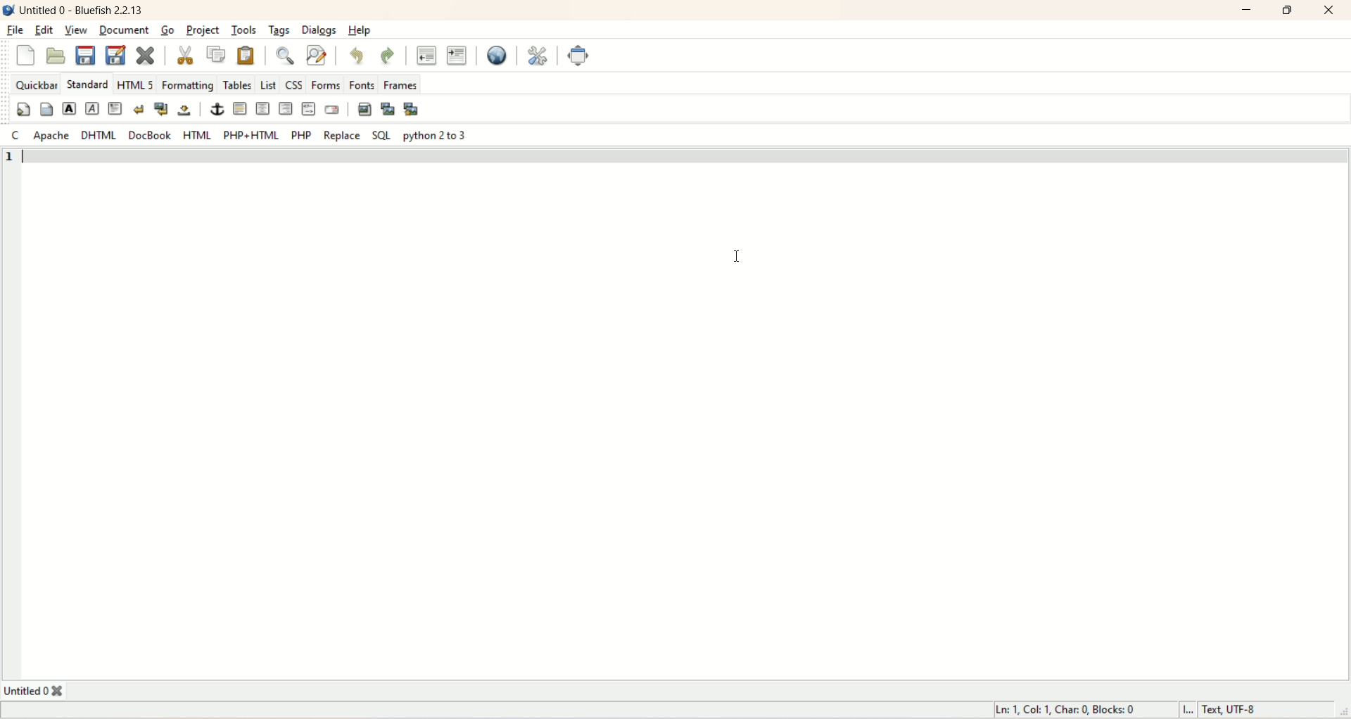 Image resolution: width=1351 pixels, height=719 pixels. I want to click on formatting, so click(188, 86).